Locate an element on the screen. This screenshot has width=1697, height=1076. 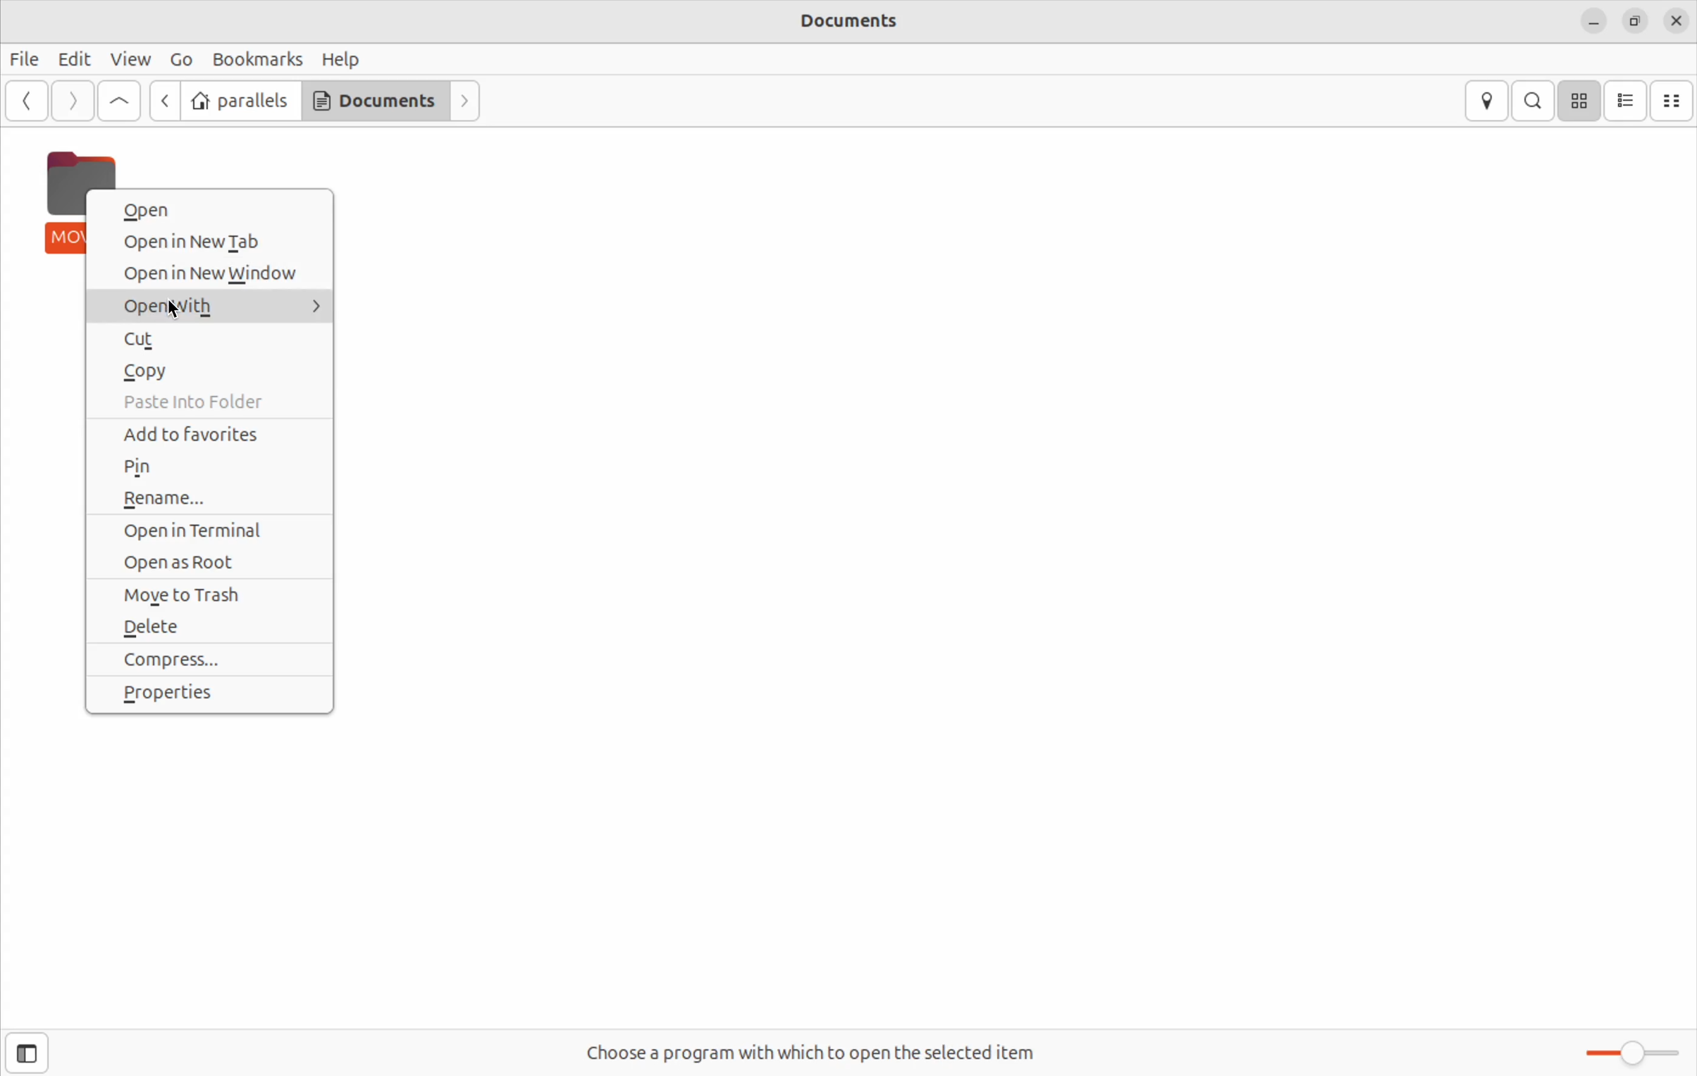
properties is located at coordinates (215, 693).